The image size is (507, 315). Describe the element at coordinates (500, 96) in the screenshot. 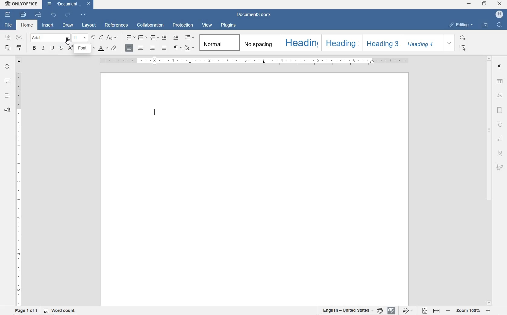

I see `IMAGE` at that location.